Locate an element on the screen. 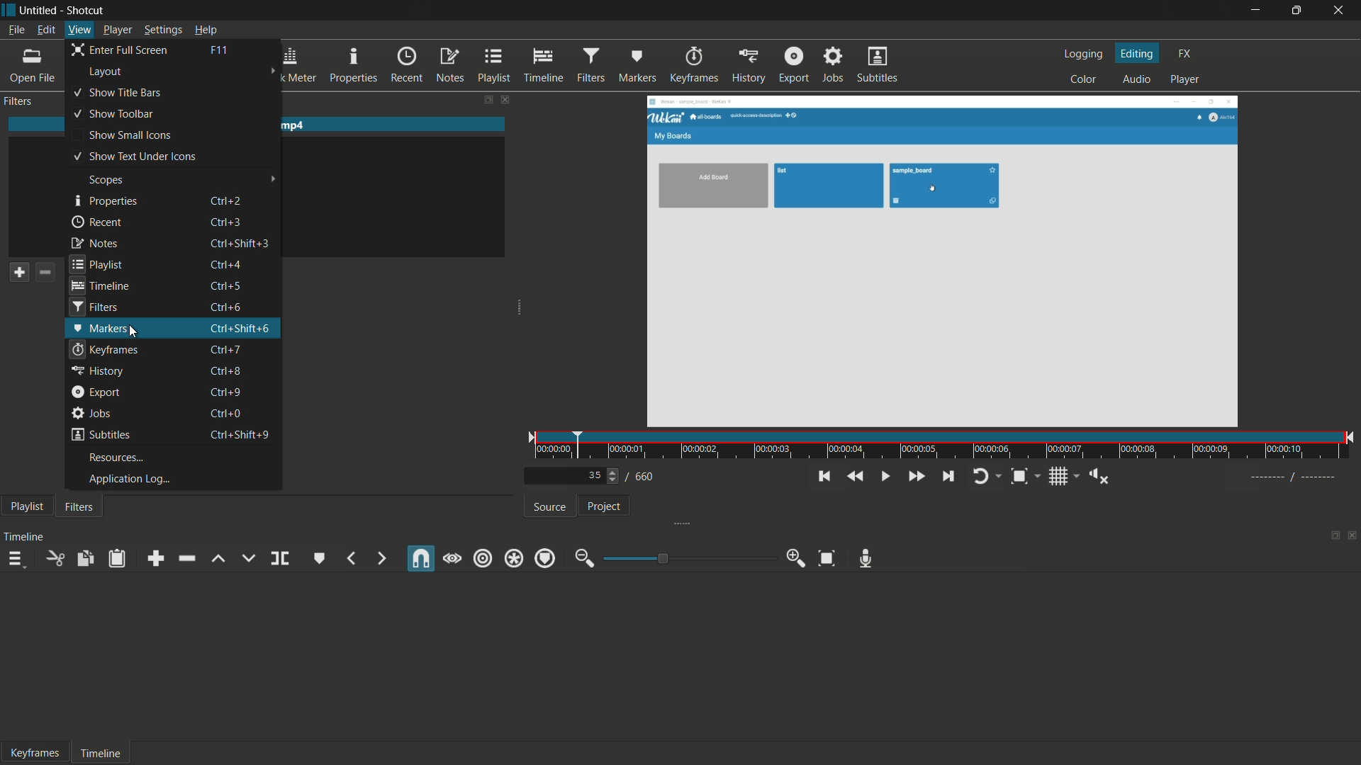  help menu is located at coordinates (206, 30).